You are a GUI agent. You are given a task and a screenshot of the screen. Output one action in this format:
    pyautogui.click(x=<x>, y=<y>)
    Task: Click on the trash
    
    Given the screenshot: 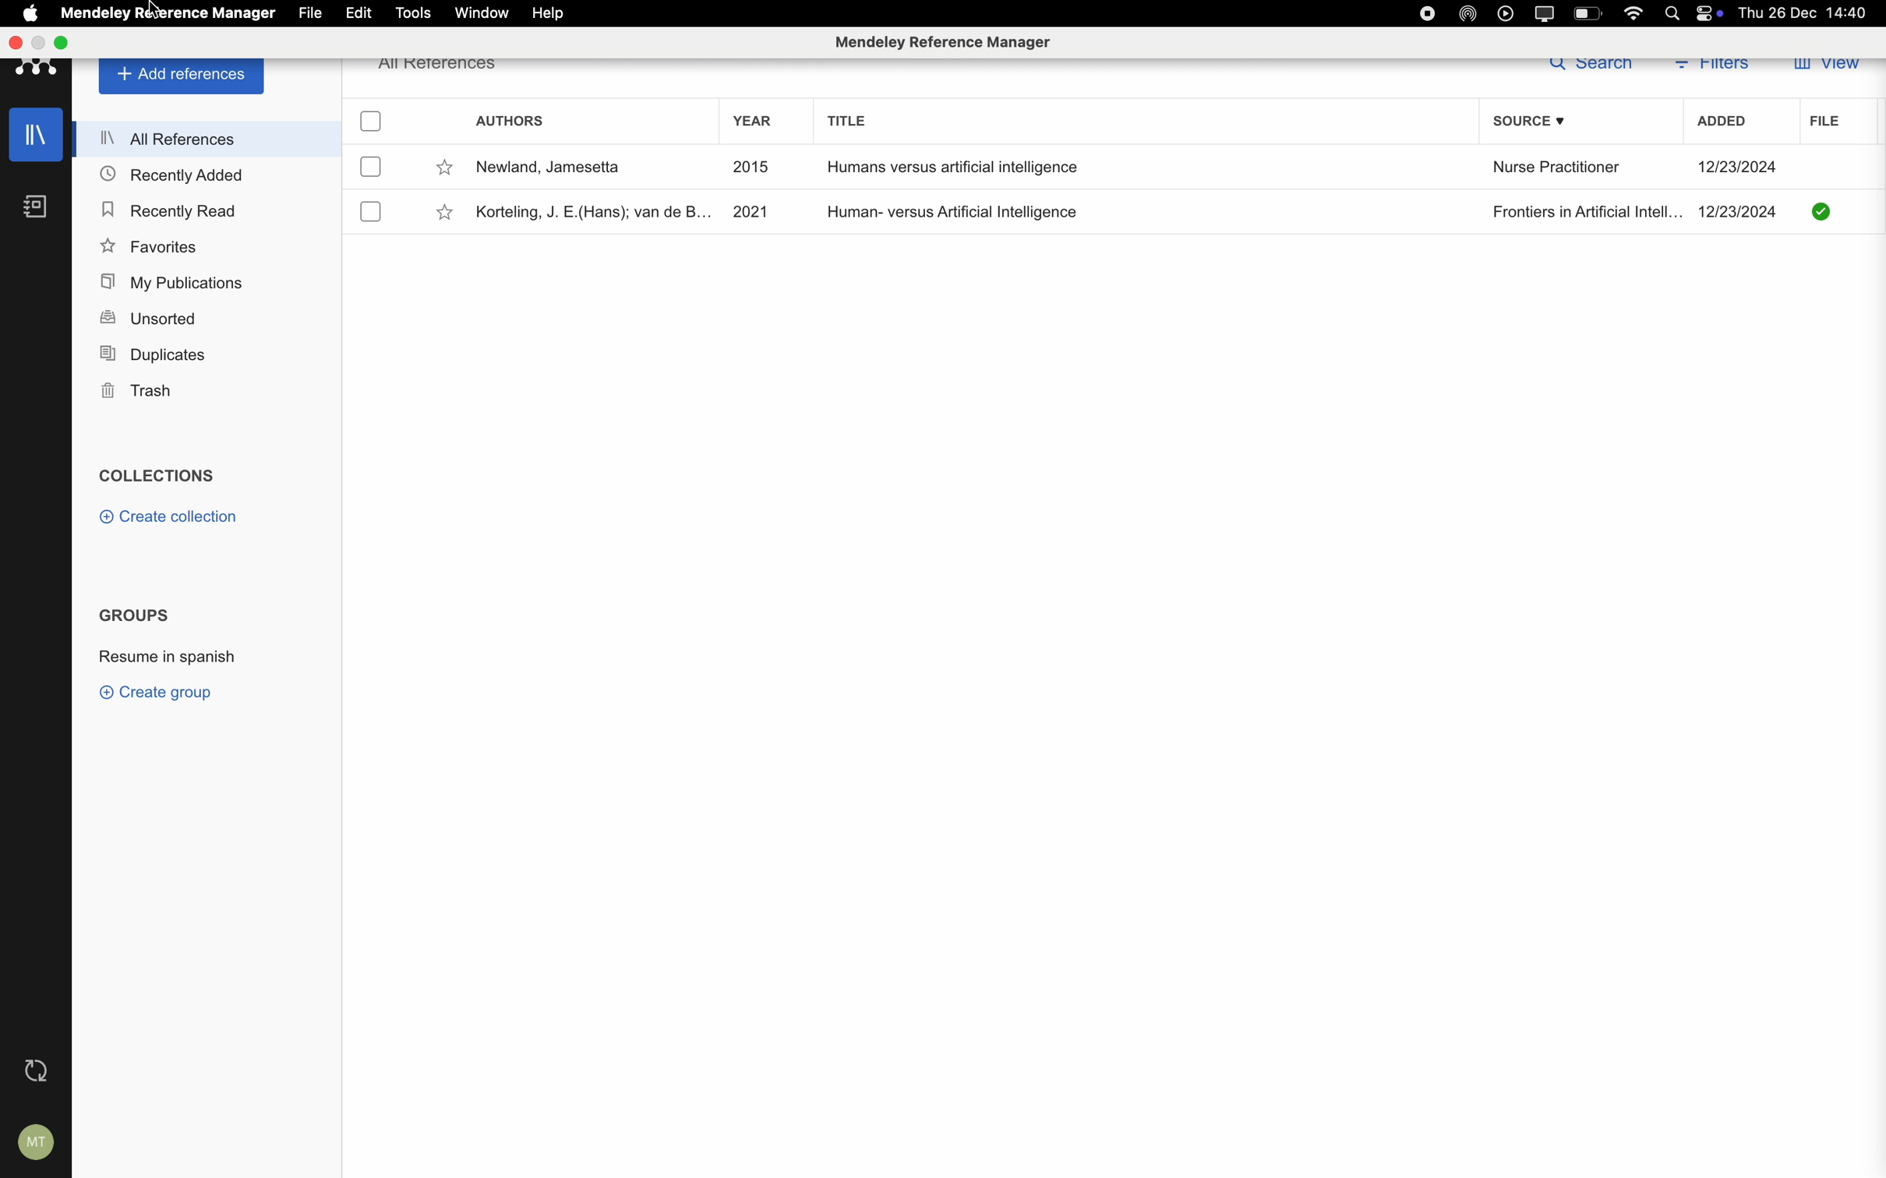 What is the action you would take?
    pyautogui.click(x=136, y=391)
    